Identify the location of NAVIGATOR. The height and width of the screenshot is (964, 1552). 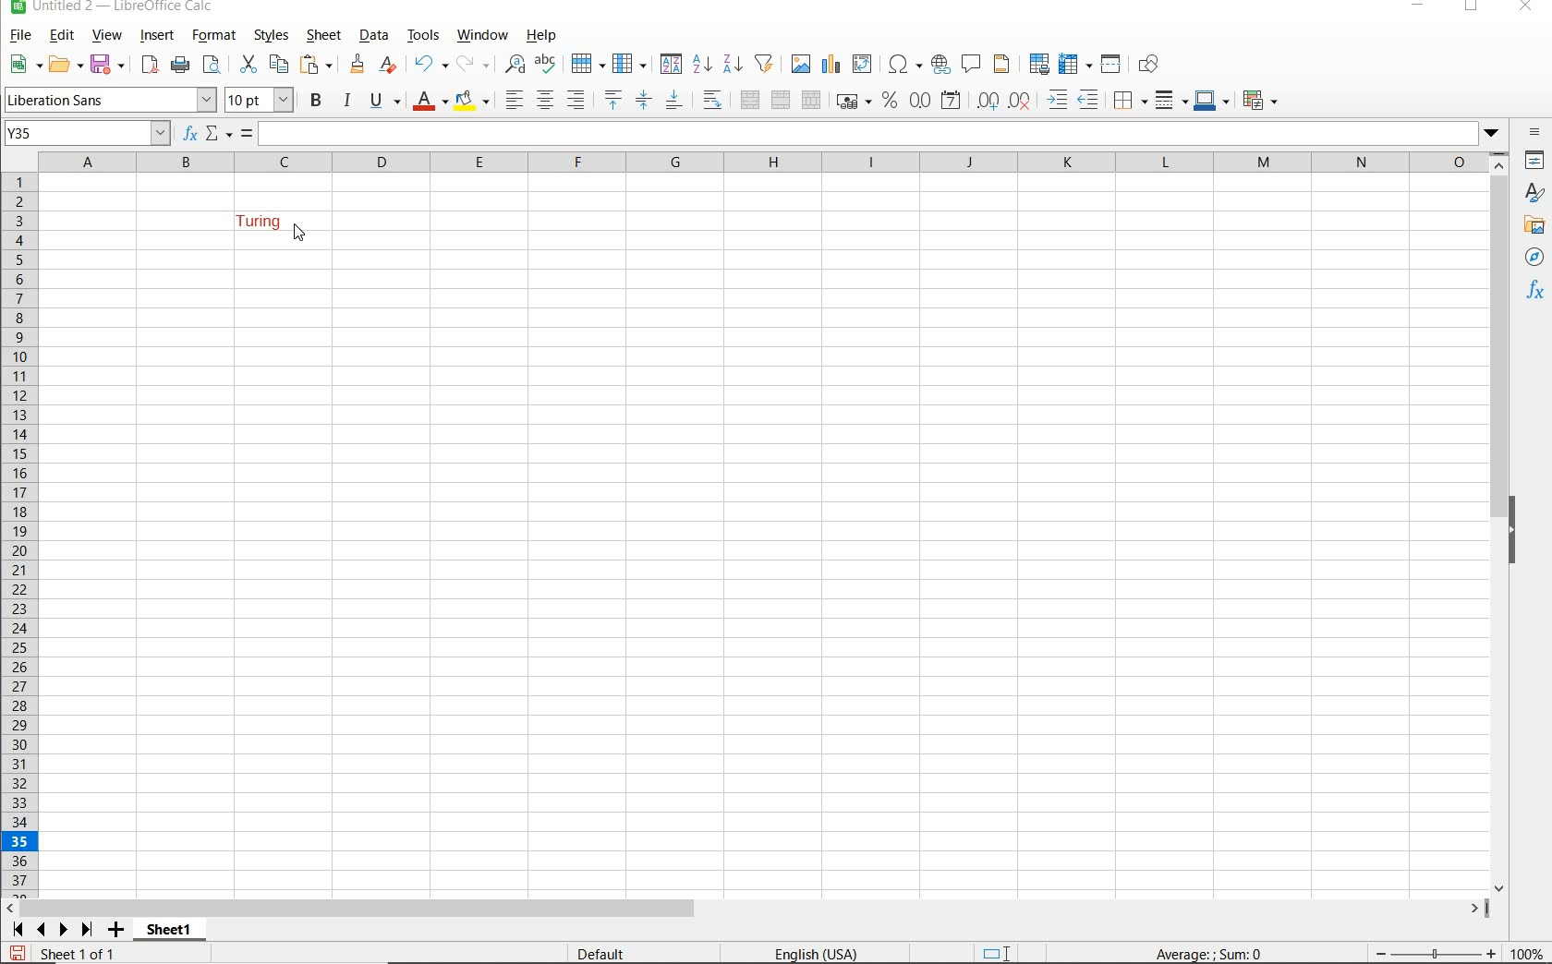
(1535, 259).